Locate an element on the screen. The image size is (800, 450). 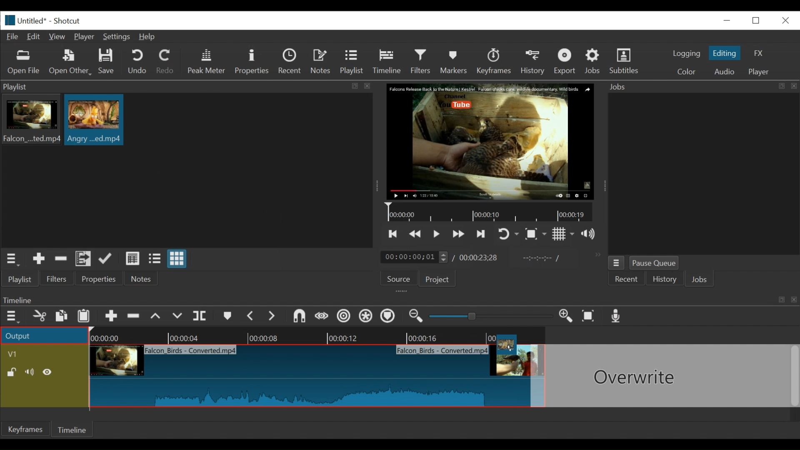
snap is located at coordinates (300, 317).